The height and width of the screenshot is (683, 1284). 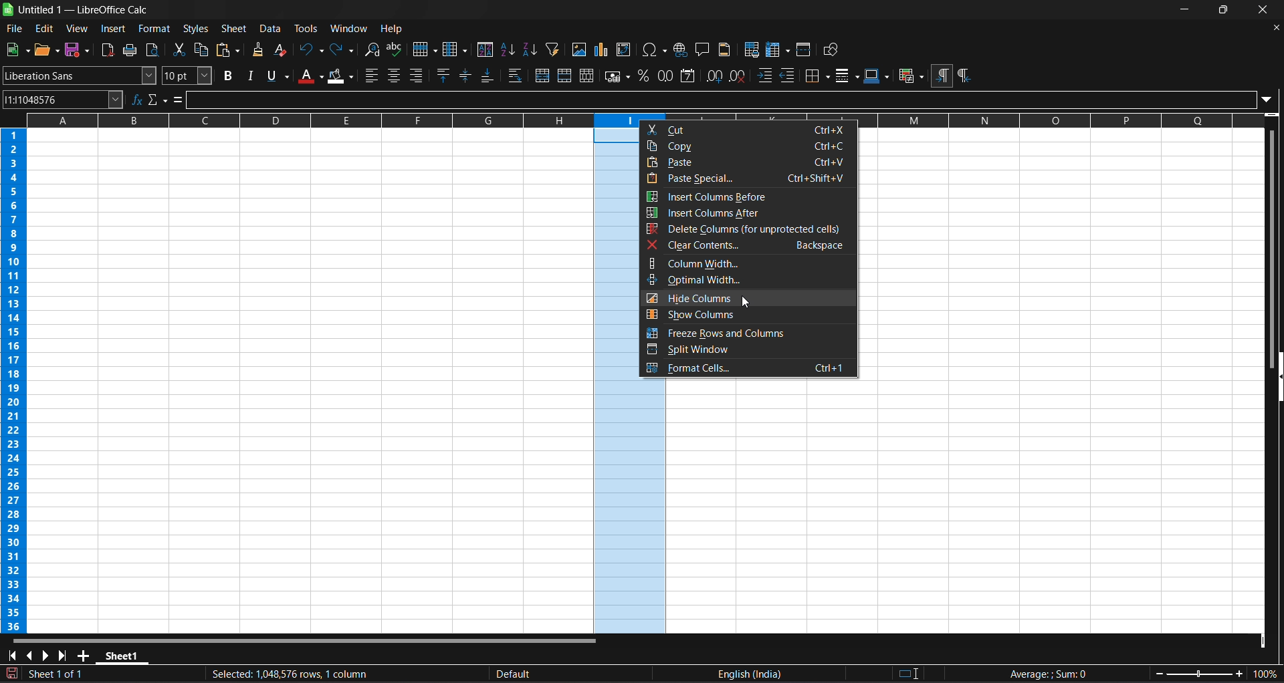 What do you see at coordinates (714, 76) in the screenshot?
I see `add decimal place` at bounding box center [714, 76].